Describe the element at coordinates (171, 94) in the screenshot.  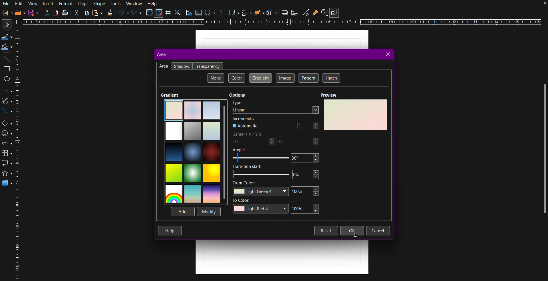
I see `Gradient` at that location.